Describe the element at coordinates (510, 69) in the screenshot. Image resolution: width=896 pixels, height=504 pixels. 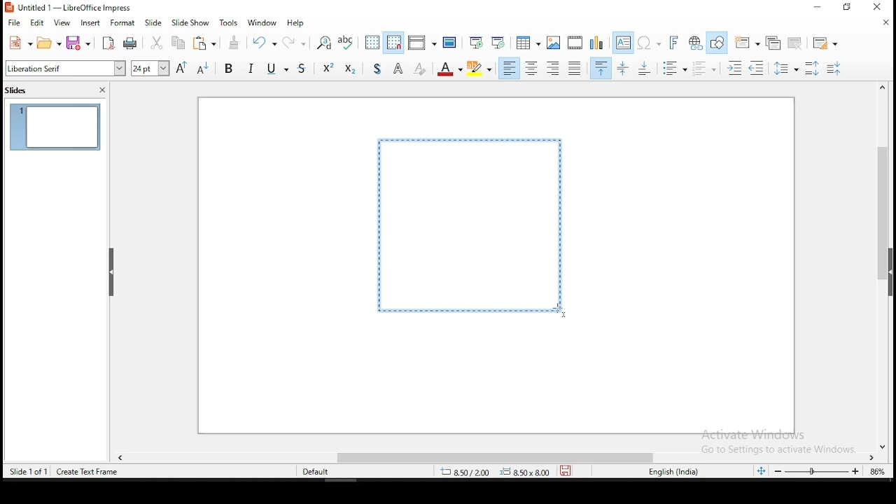
I see `align left` at that location.